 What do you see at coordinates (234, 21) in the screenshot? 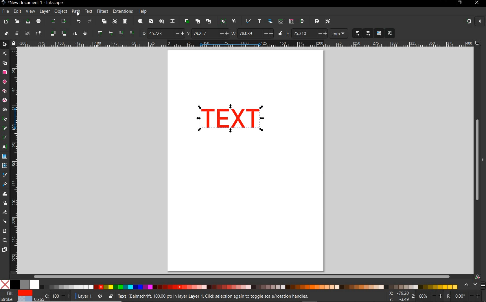
I see `UNGROUP` at bounding box center [234, 21].